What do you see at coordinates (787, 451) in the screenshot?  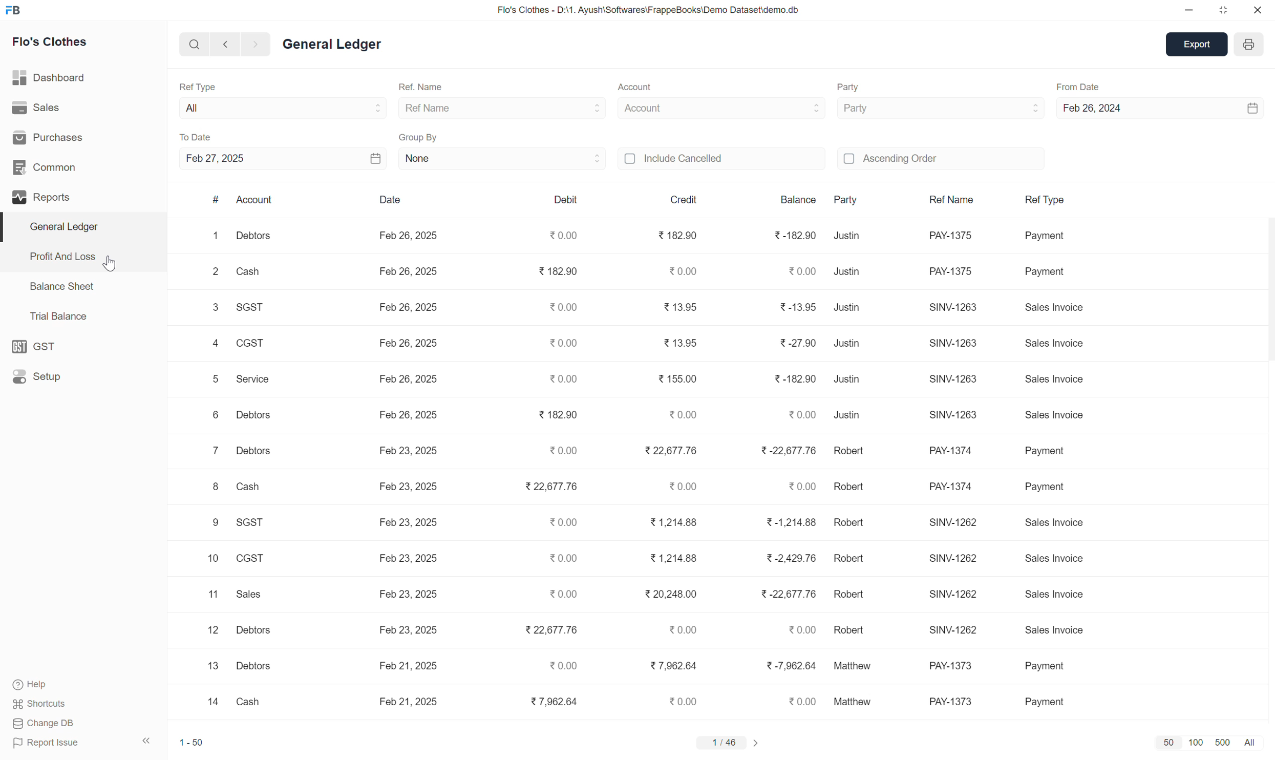 I see `₹-22,677.76` at bounding box center [787, 451].